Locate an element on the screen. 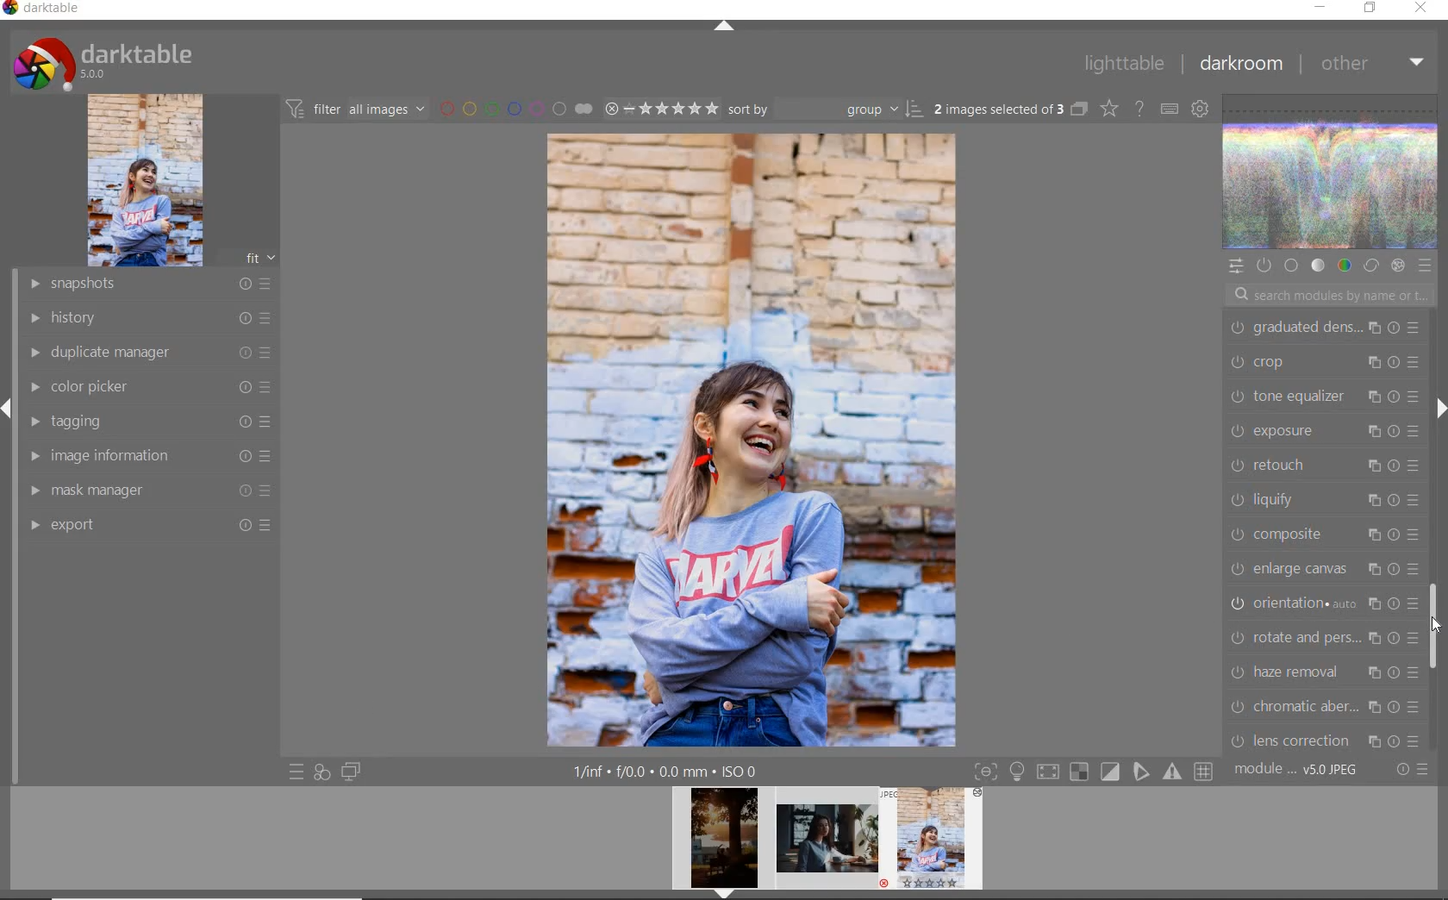 The width and height of the screenshot is (1448, 900). system logo and name is located at coordinates (106, 61).